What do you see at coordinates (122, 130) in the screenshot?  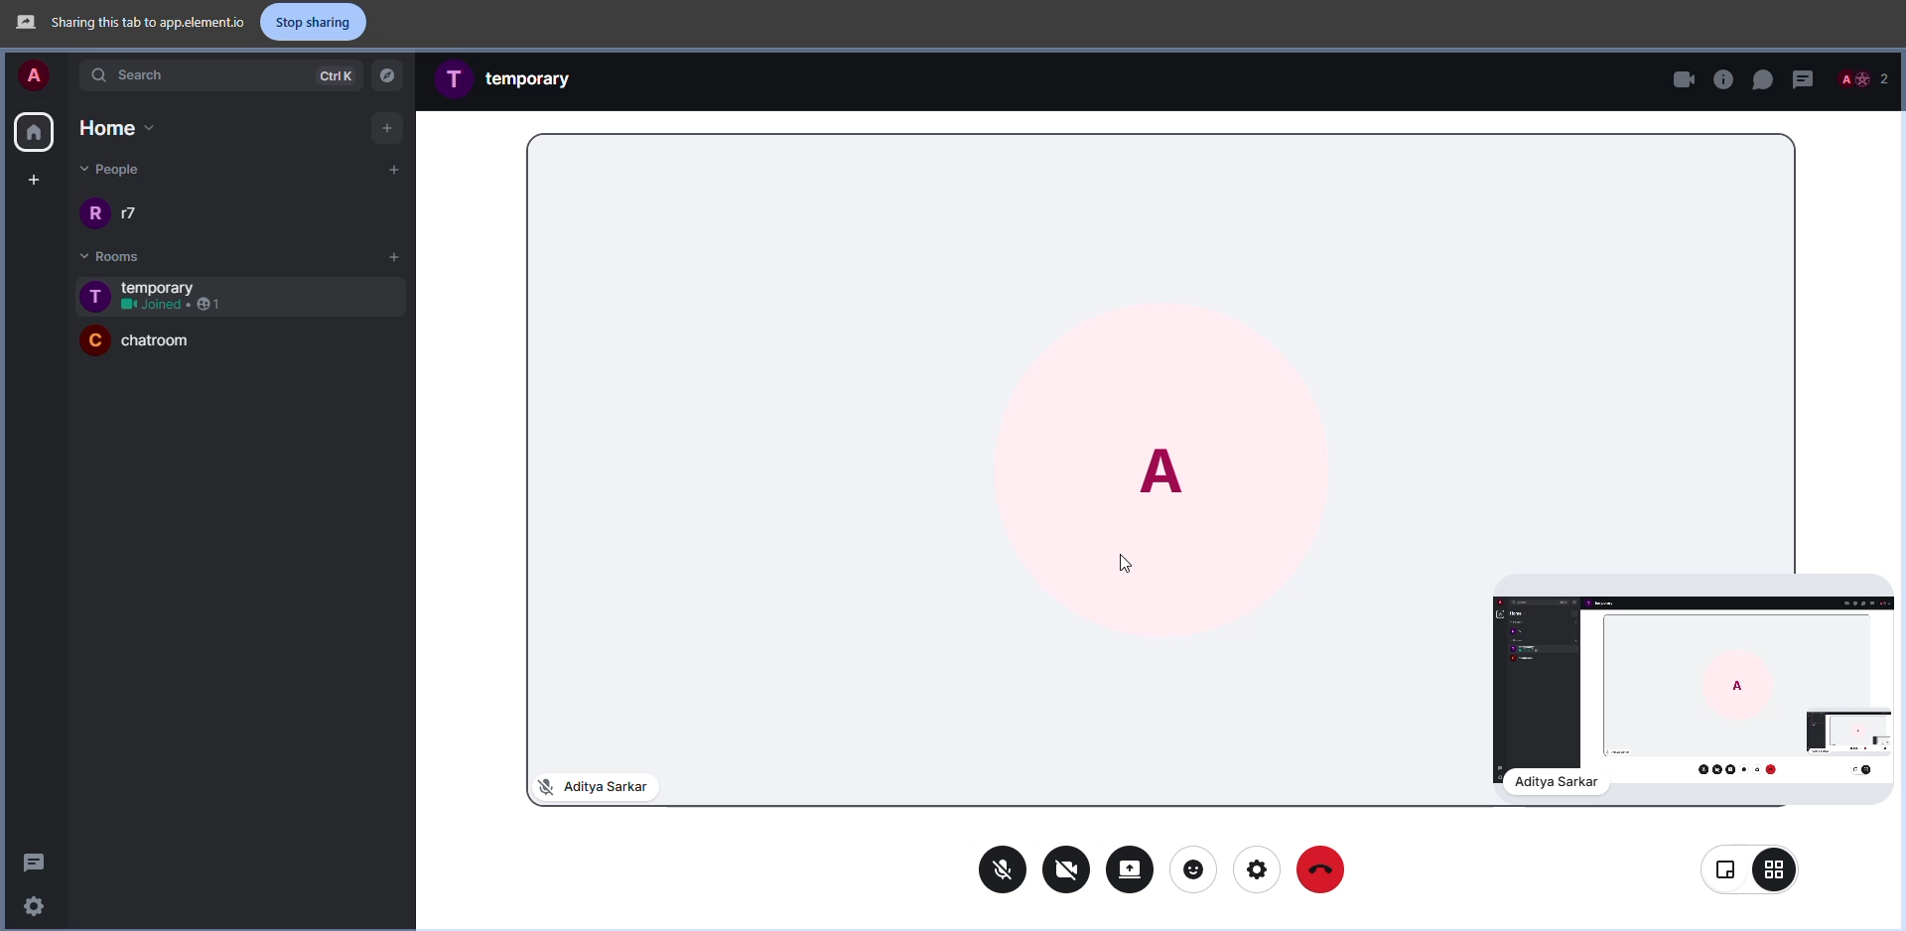 I see `home` at bounding box center [122, 130].